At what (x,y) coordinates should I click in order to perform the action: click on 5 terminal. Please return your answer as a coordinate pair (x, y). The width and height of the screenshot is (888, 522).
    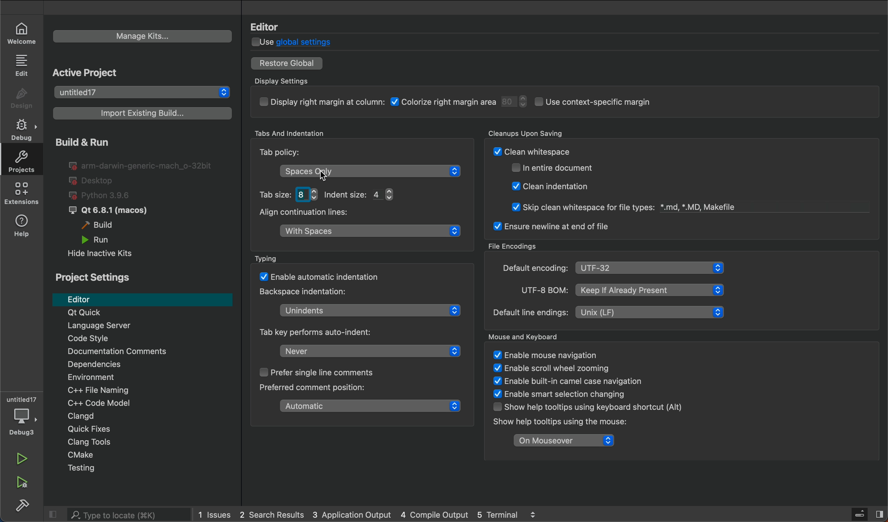
    Looking at the image, I should click on (521, 514).